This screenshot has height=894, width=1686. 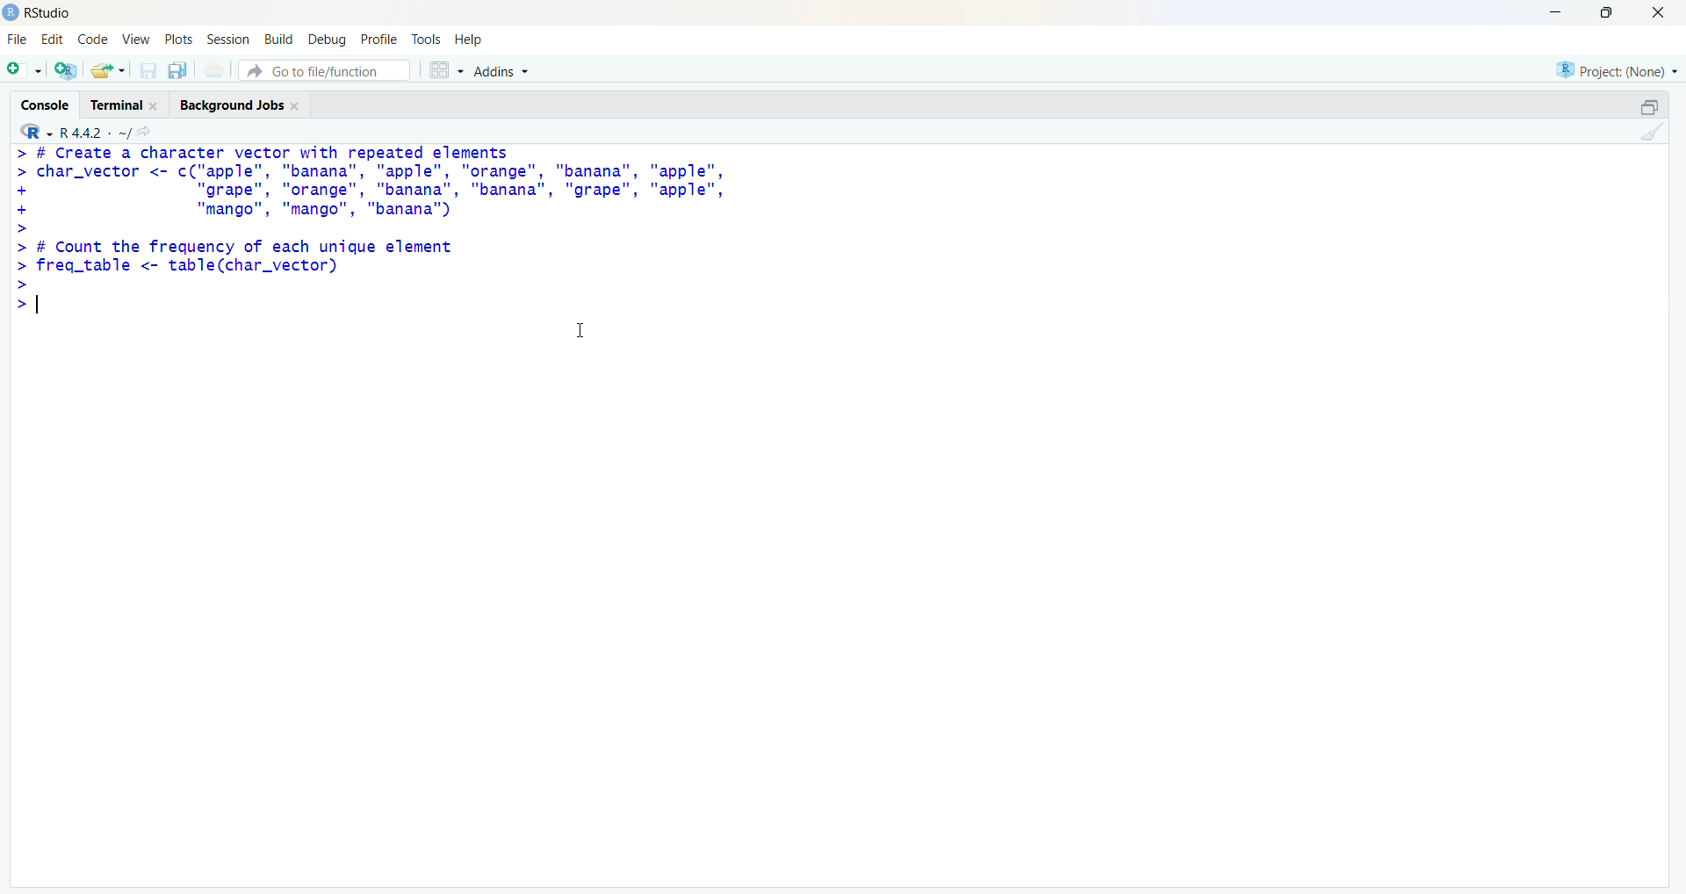 What do you see at coordinates (1660, 13) in the screenshot?
I see `Close` at bounding box center [1660, 13].